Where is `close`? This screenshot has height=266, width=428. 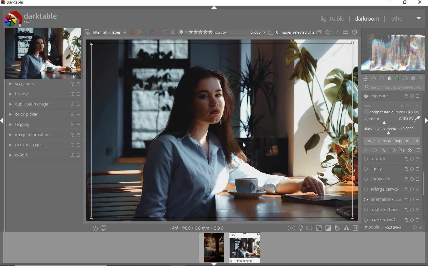
close is located at coordinates (366, 150).